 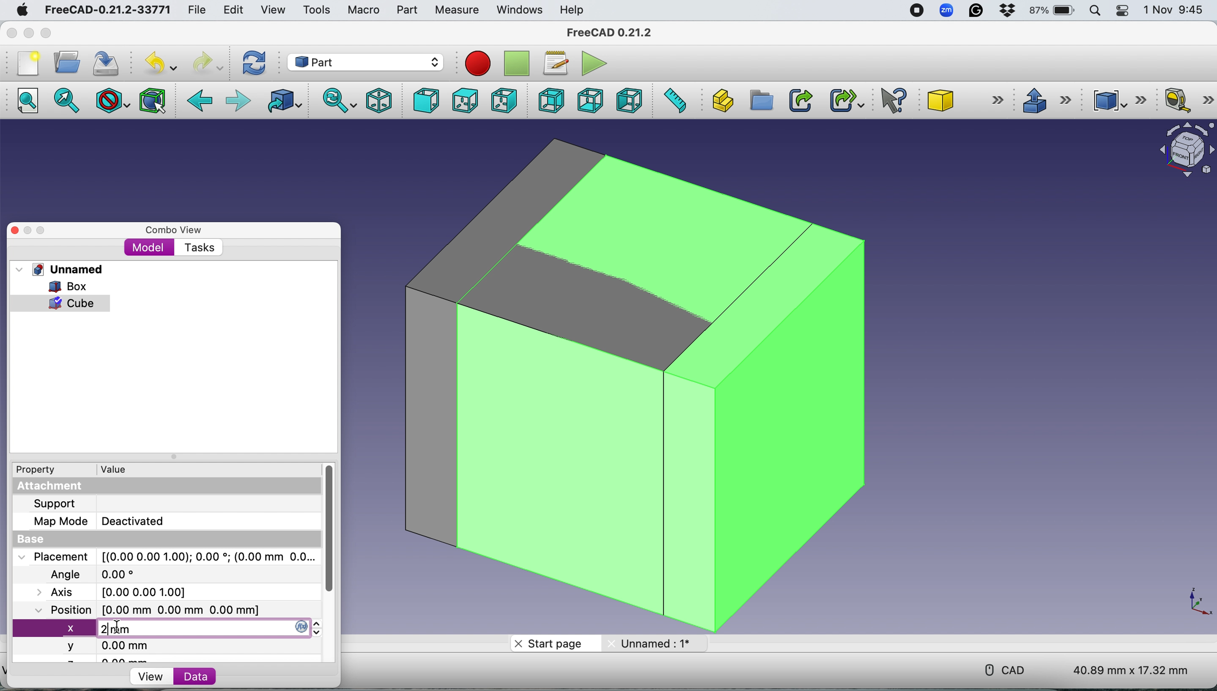 I want to click on screen recorder, so click(x=915, y=11).